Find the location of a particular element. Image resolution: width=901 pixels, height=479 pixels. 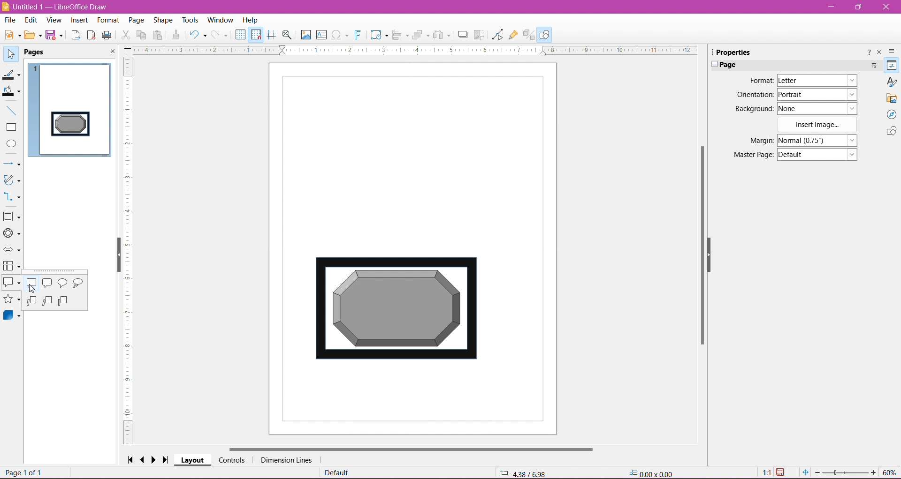

60% is located at coordinates (891, 472).